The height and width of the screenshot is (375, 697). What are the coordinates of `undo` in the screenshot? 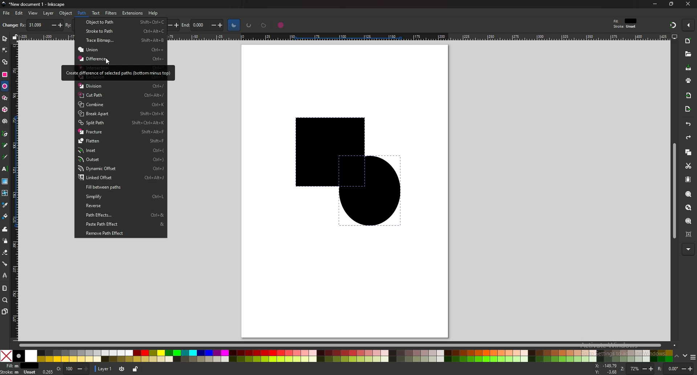 It's located at (688, 124).